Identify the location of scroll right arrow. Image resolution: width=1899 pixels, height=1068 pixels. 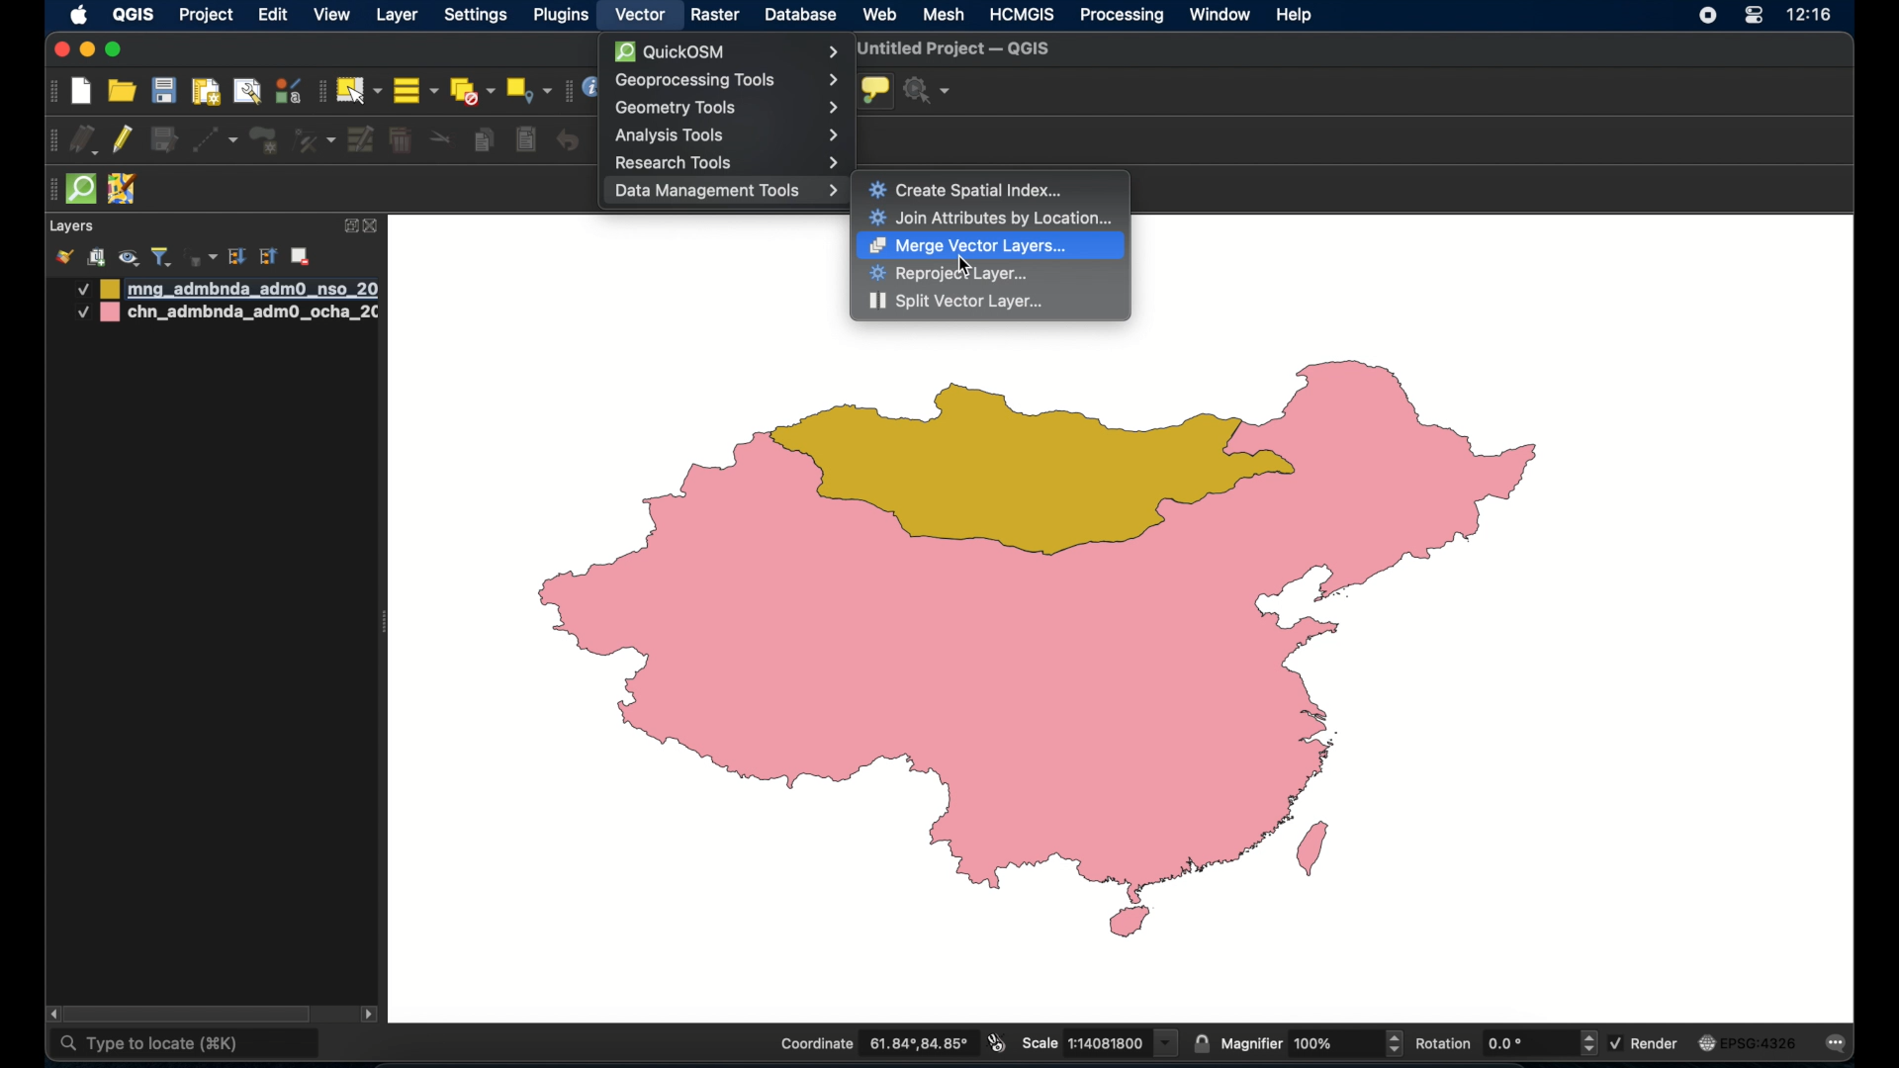
(370, 1018).